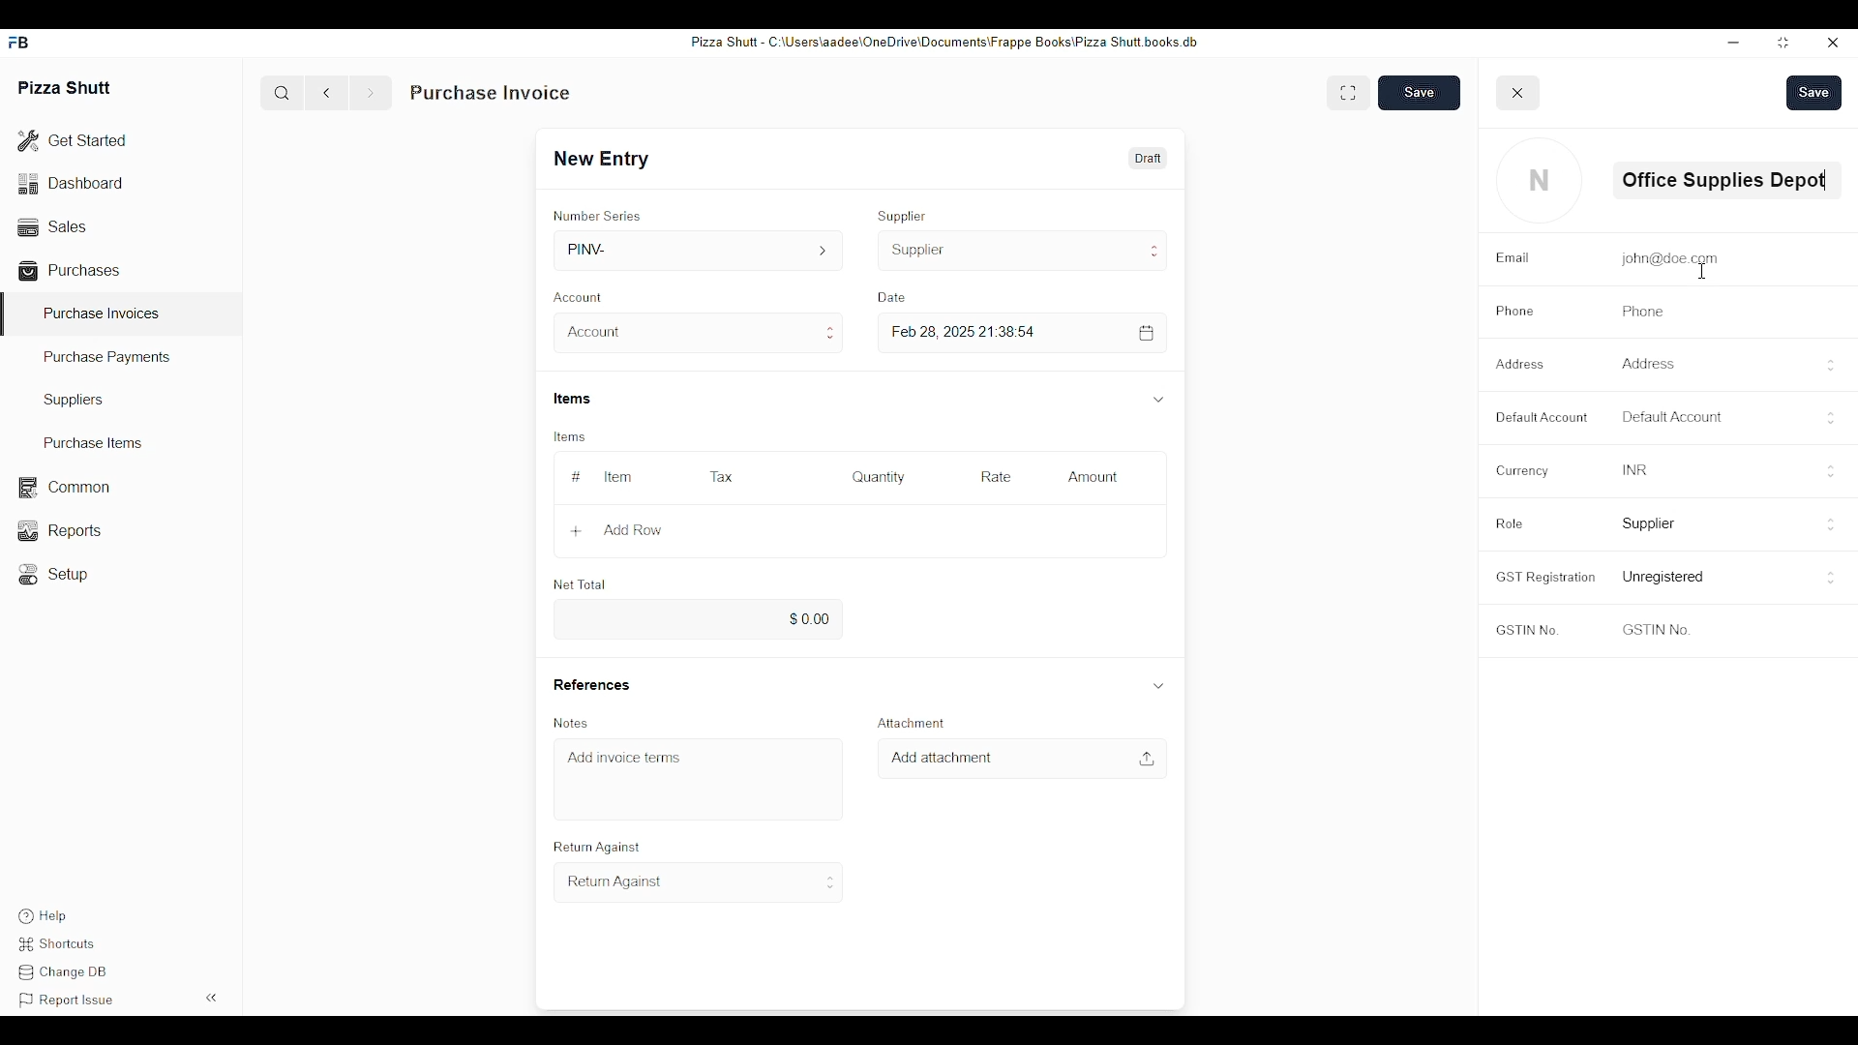 This screenshot has width=1858, height=1045. What do you see at coordinates (701, 250) in the screenshot?
I see `PINV` at bounding box center [701, 250].